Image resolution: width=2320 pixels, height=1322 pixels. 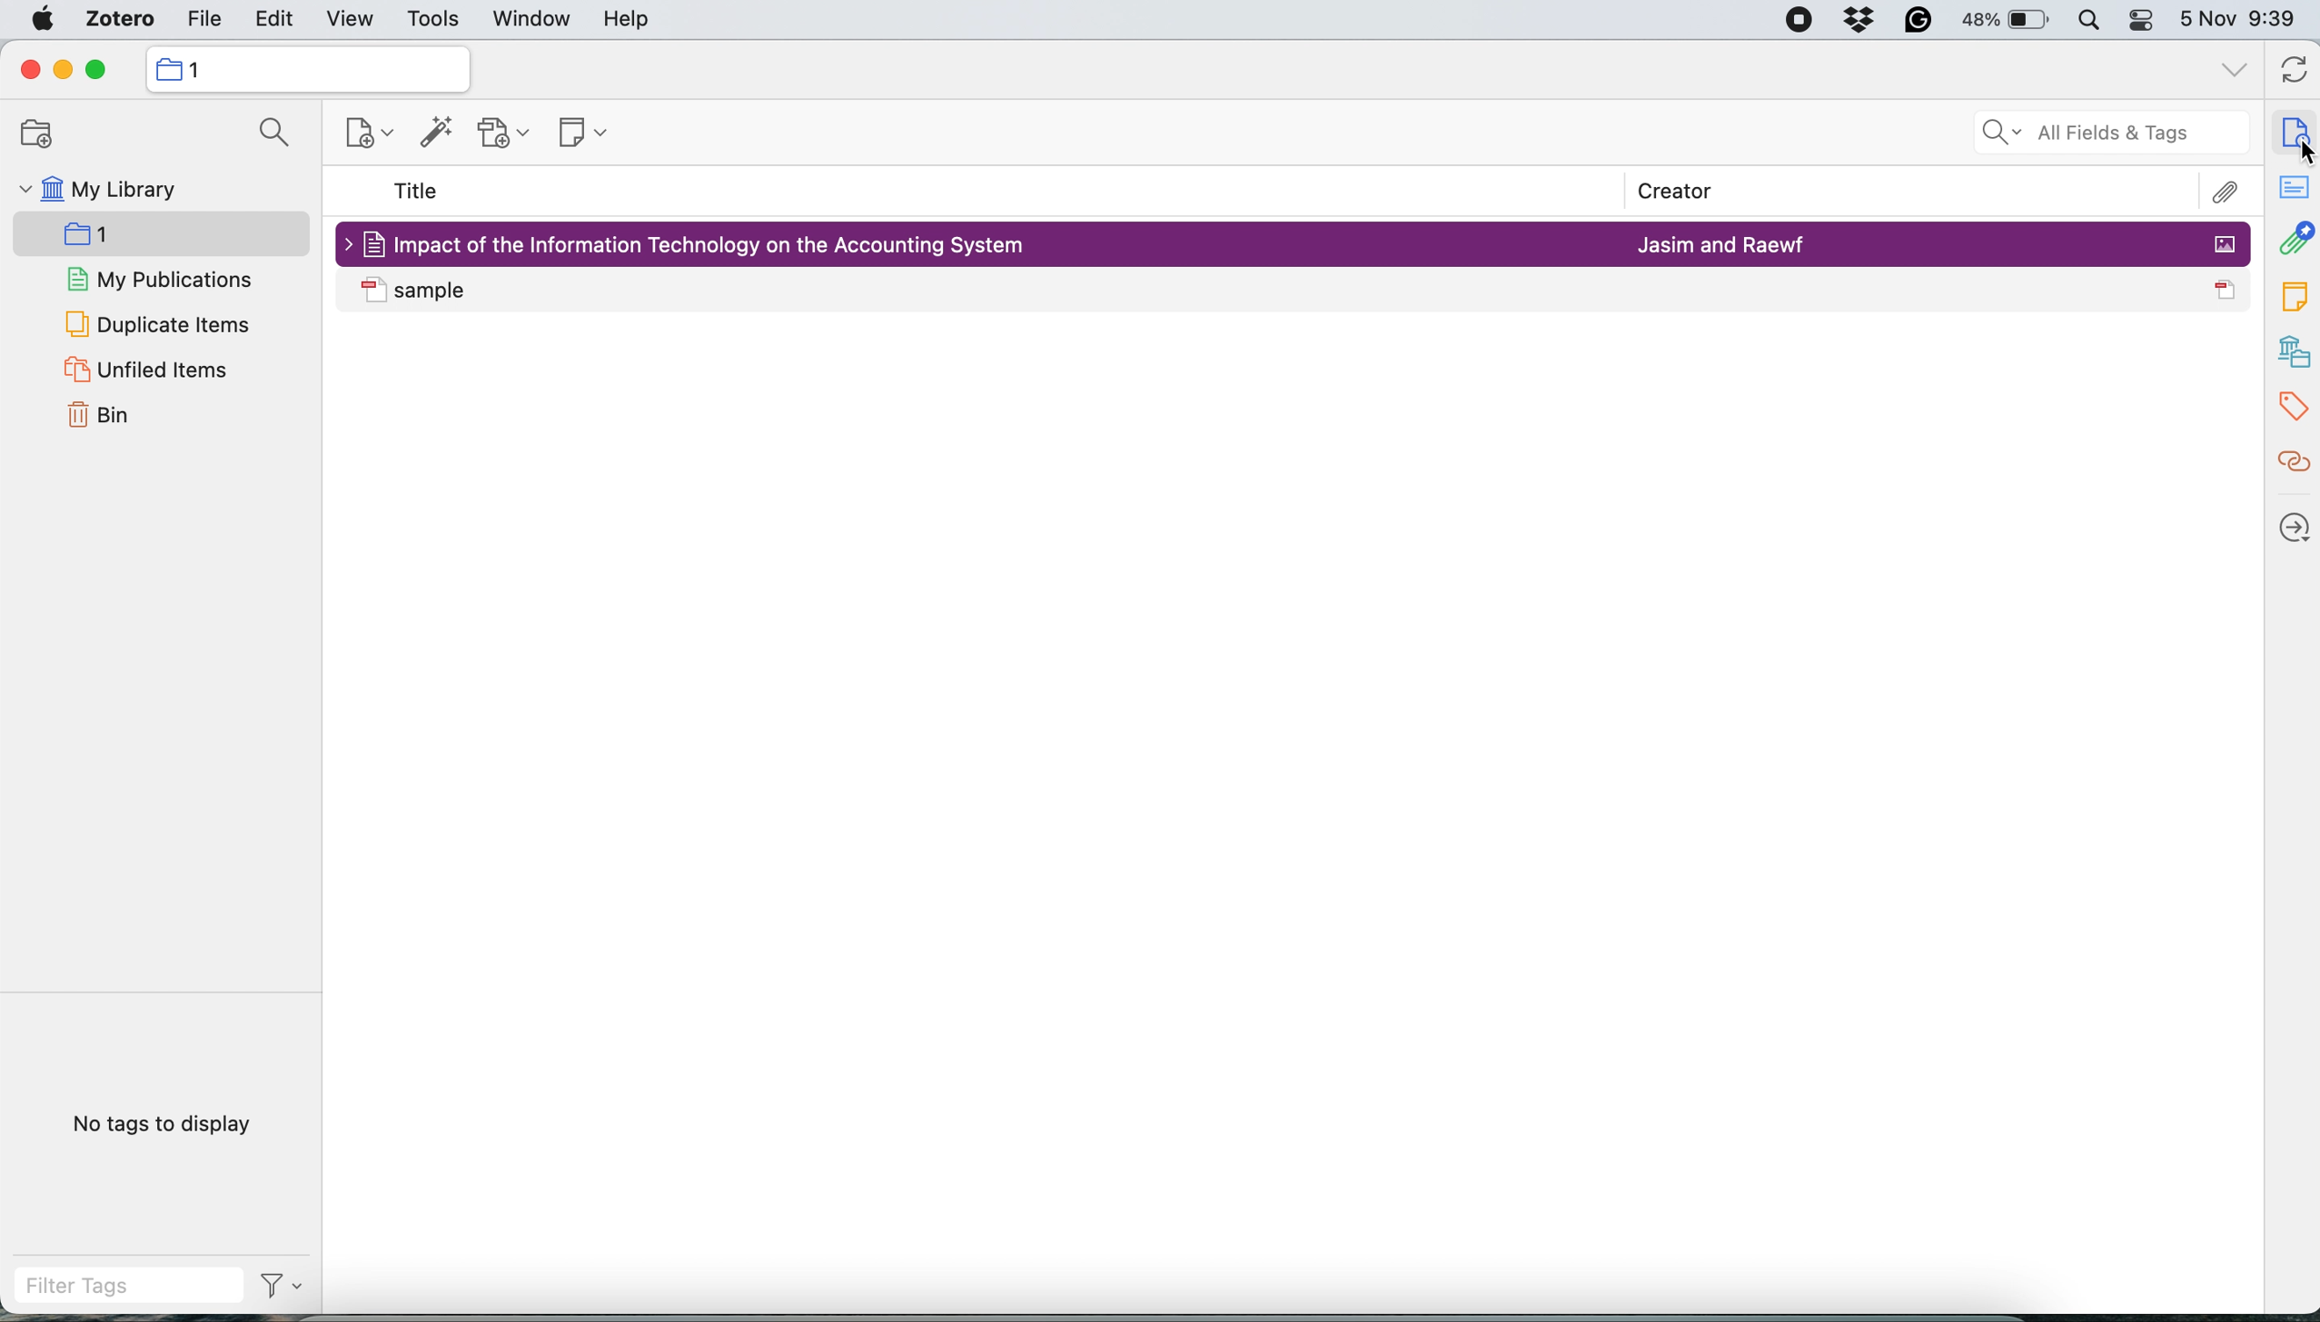 What do you see at coordinates (418, 189) in the screenshot?
I see `title` at bounding box center [418, 189].